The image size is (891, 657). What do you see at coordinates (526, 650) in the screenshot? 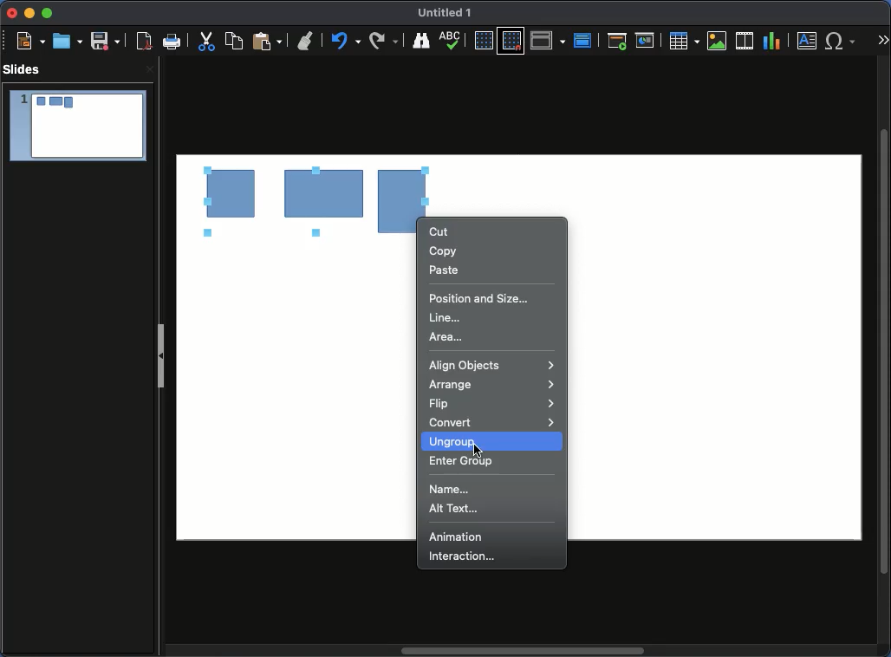
I see `Scroll bar` at bounding box center [526, 650].